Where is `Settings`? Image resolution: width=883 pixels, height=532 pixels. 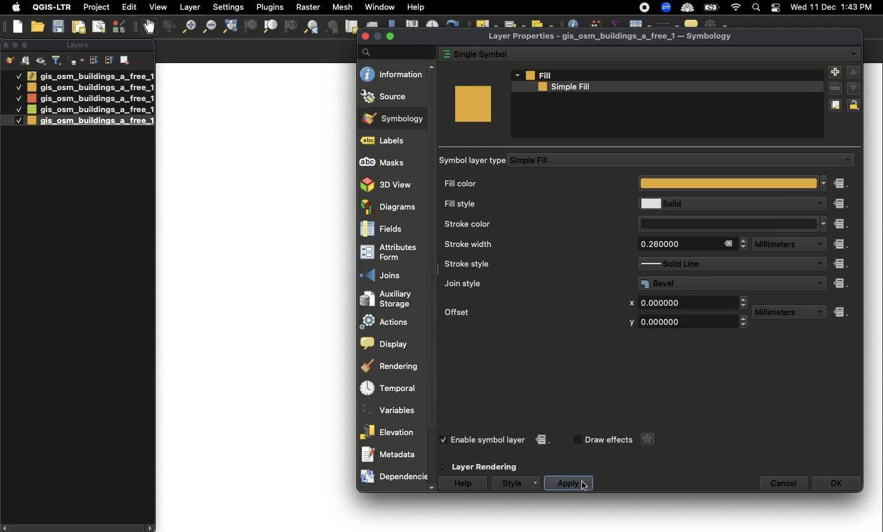 Settings is located at coordinates (229, 7).